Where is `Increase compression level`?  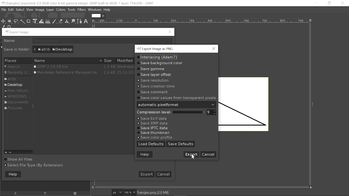
Increase compression level is located at coordinates (215, 111).